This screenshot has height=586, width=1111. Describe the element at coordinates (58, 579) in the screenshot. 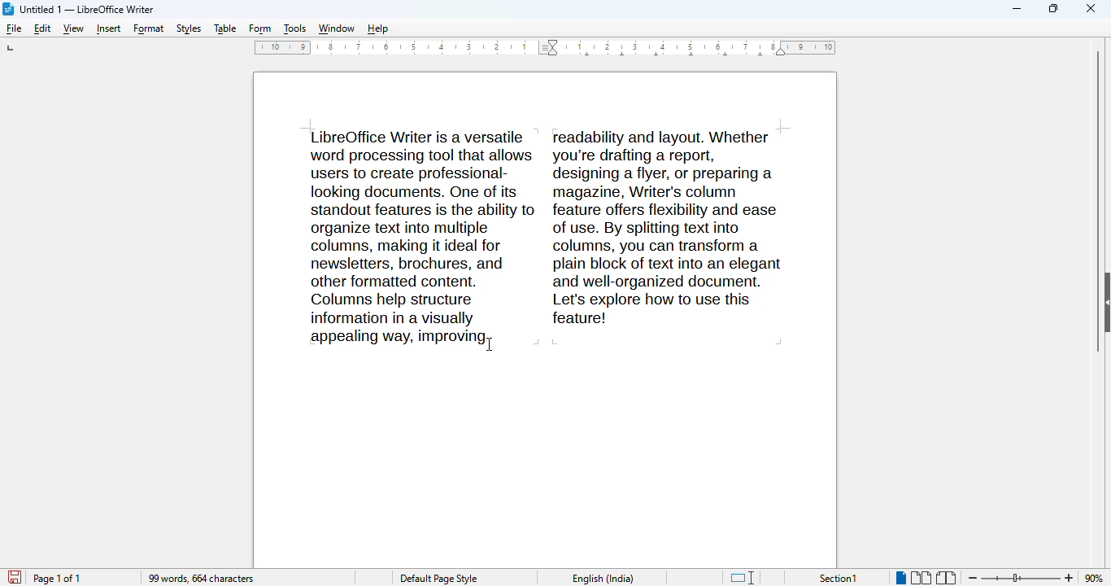

I see `page 1 of 1` at that location.